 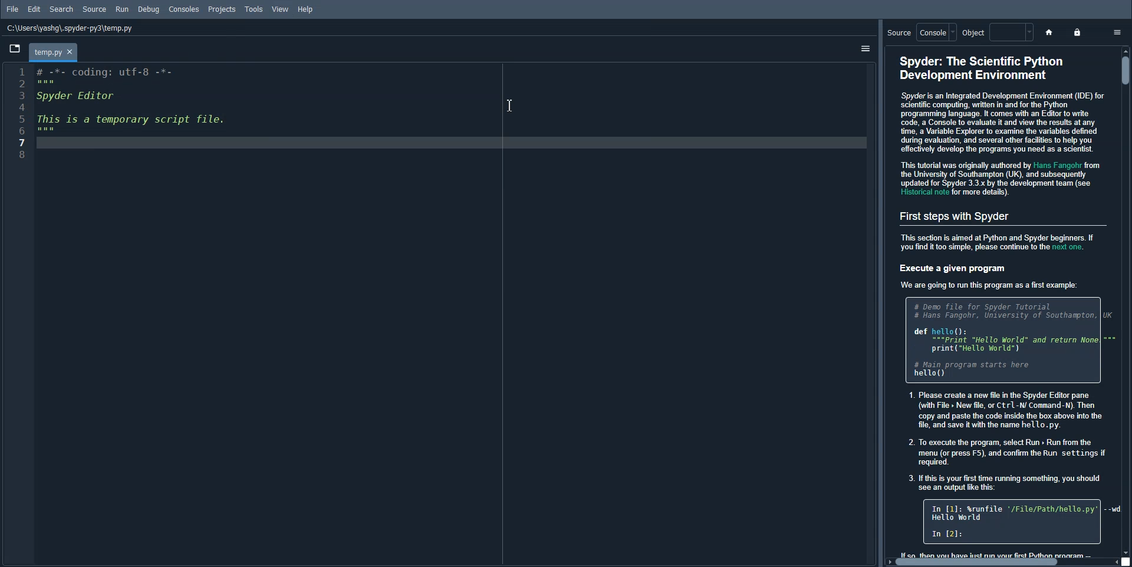 What do you see at coordinates (860, 46) in the screenshot?
I see `options` at bounding box center [860, 46].